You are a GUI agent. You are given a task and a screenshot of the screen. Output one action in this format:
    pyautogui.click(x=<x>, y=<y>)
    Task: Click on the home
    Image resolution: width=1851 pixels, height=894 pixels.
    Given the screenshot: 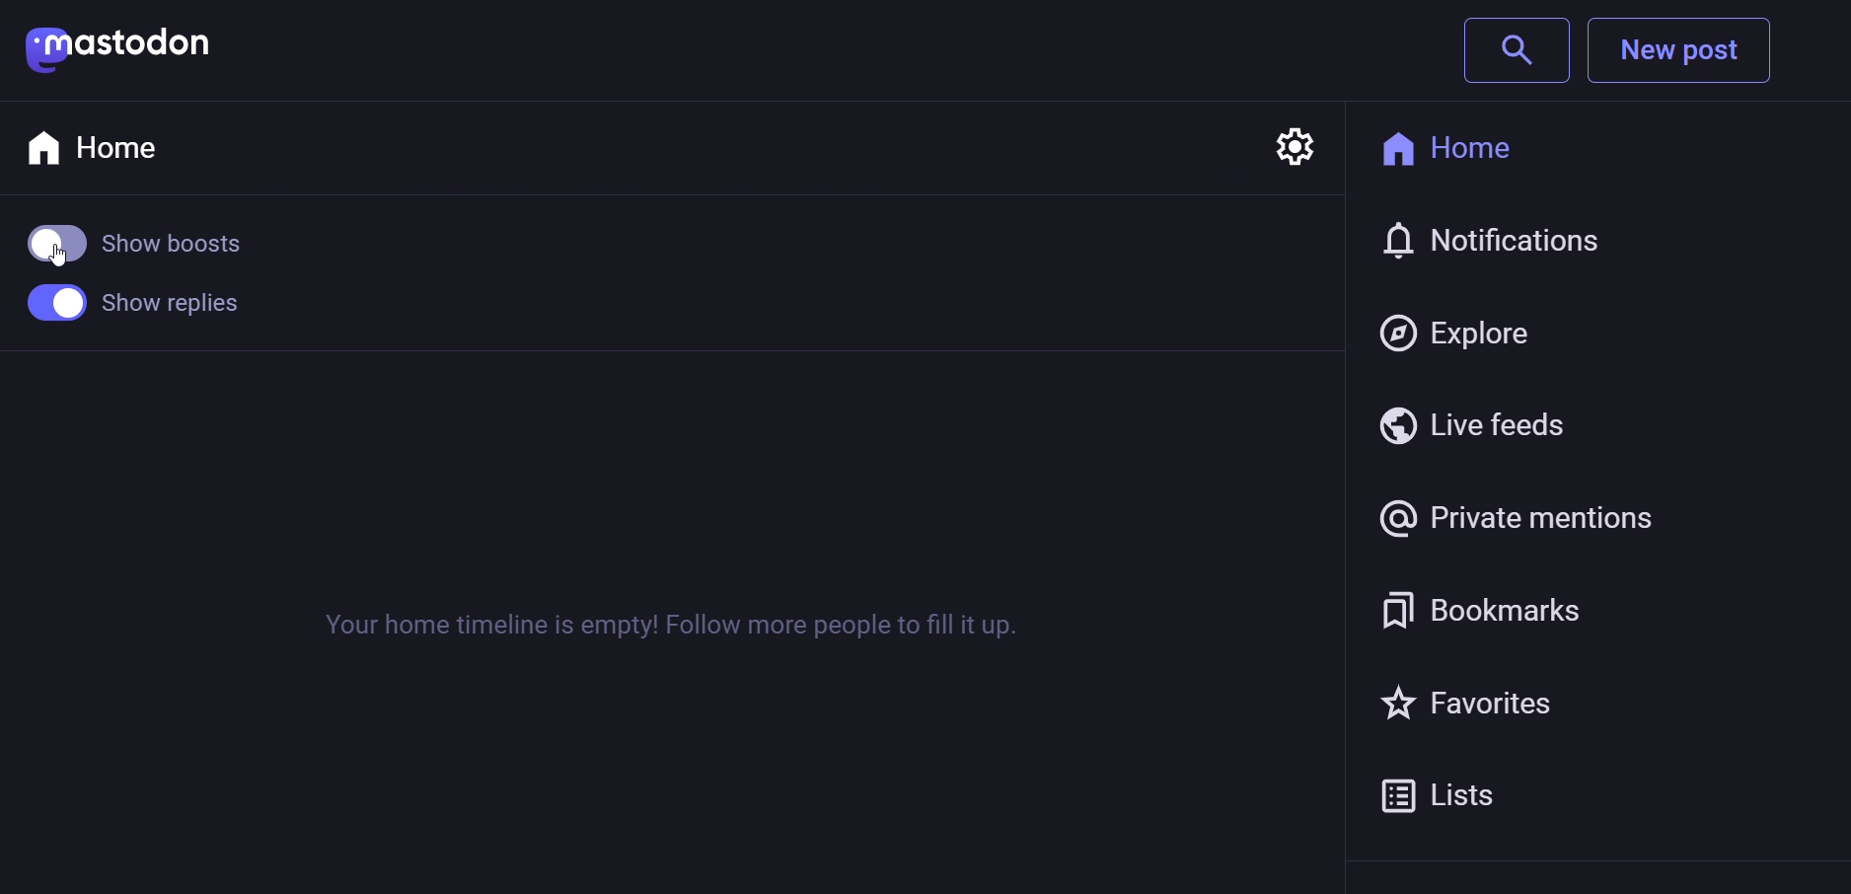 What is the action you would take?
    pyautogui.click(x=102, y=146)
    